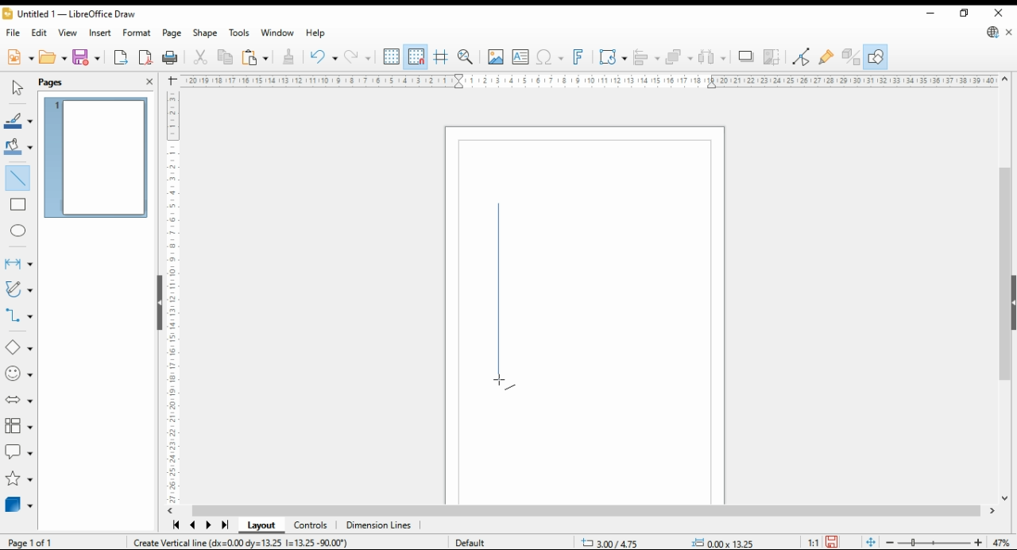 This screenshot has width=1017, height=550. I want to click on clone formatting, so click(288, 56).